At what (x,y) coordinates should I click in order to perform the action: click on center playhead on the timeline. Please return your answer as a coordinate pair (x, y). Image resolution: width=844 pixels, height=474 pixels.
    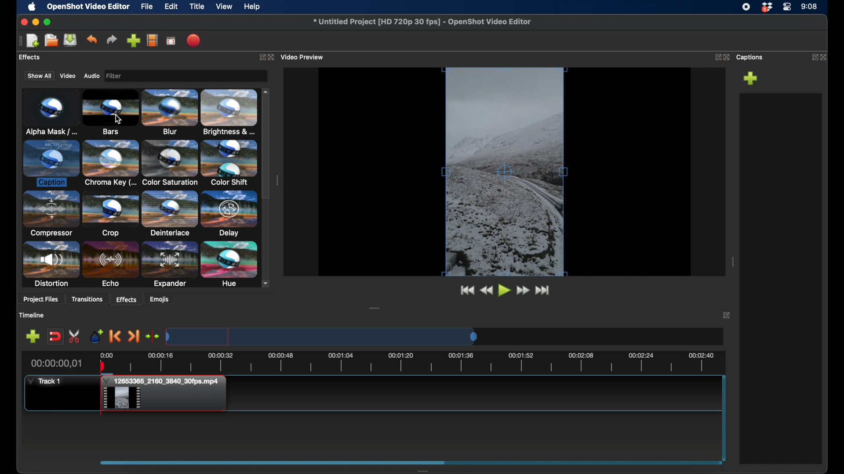
    Looking at the image, I should click on (152, 336).